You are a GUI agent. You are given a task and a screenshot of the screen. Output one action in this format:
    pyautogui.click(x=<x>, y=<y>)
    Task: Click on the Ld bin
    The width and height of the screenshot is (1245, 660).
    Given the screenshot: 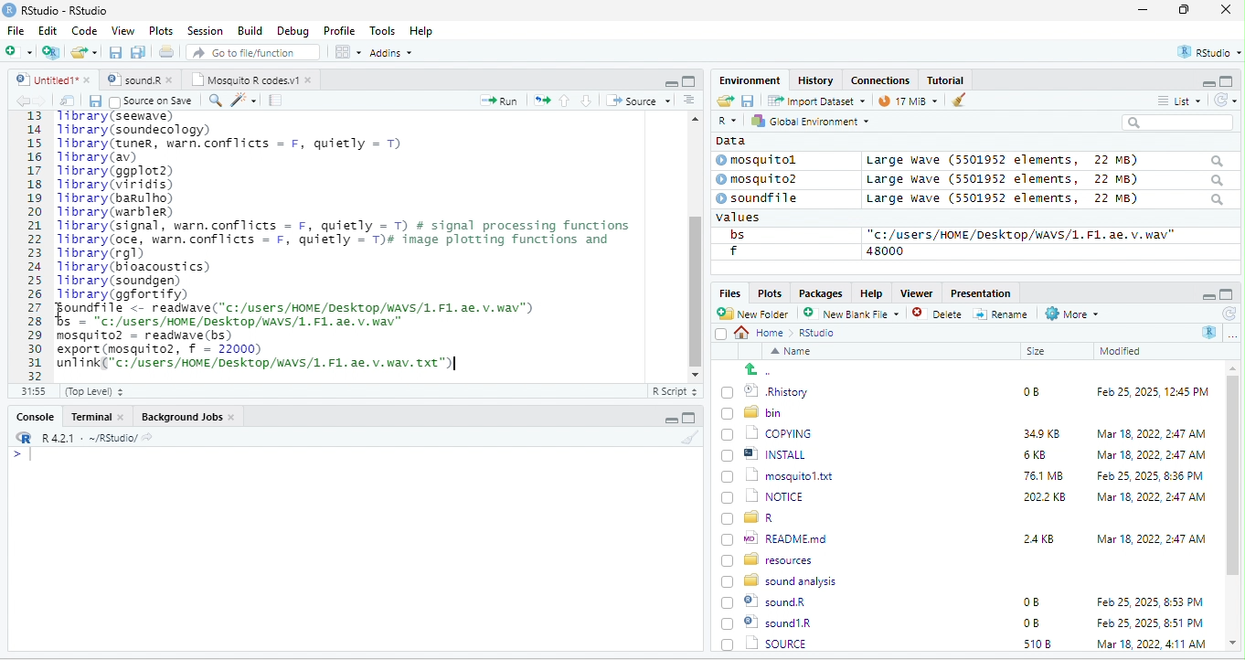 What is the action you would take?
    pyautogui.click(x=754, y=411)
    